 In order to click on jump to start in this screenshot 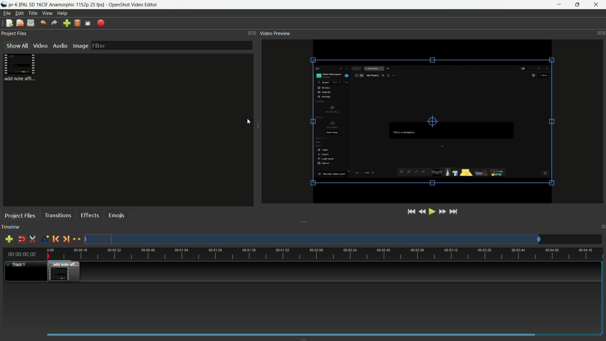, I will do `click(412, 212)`.